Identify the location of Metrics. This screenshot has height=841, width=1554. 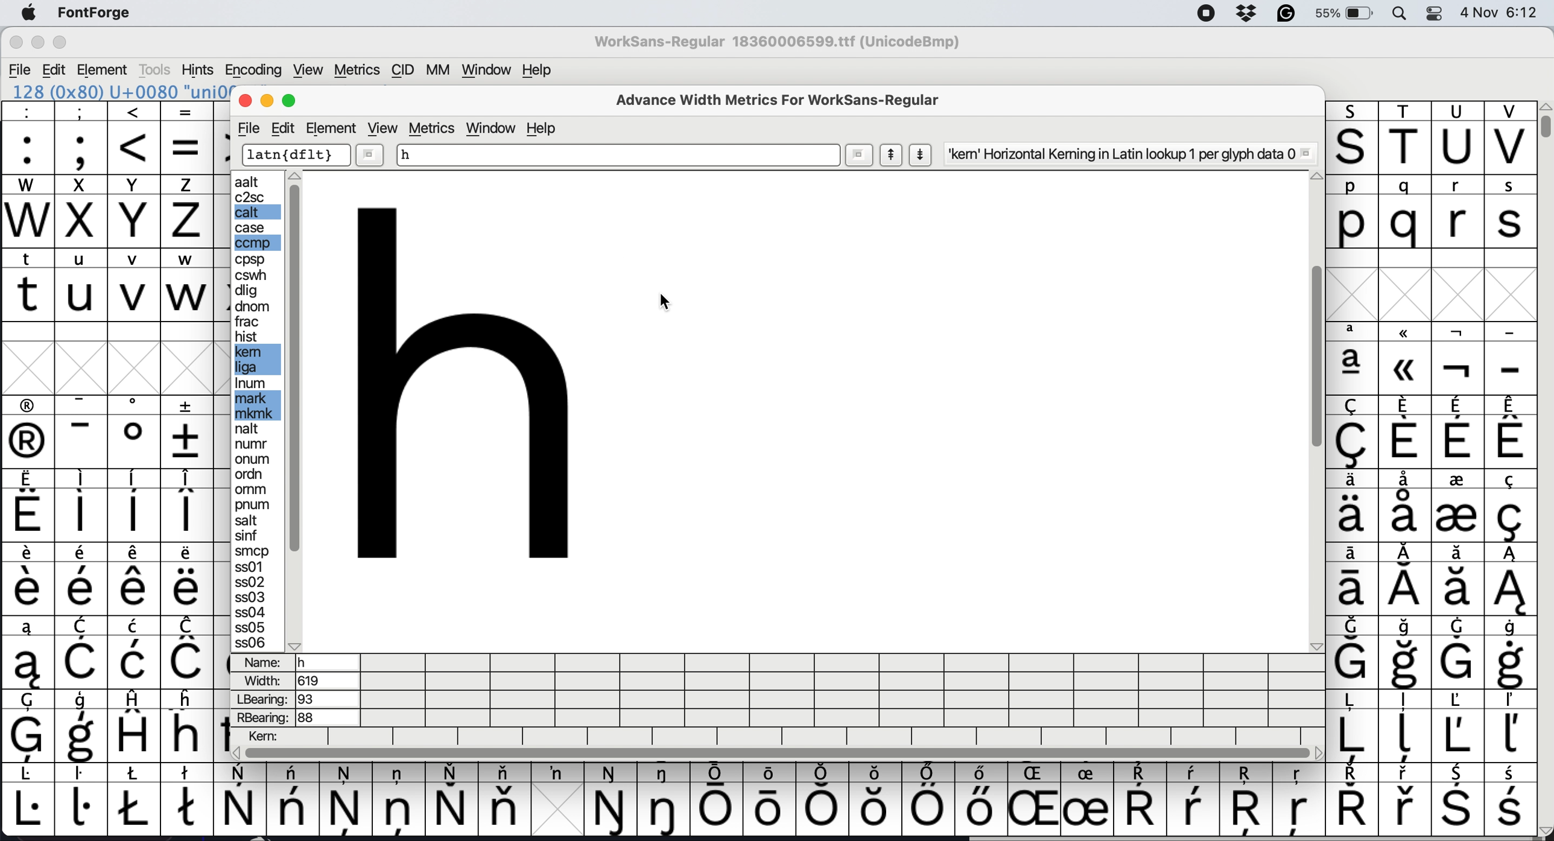
(358, 69).